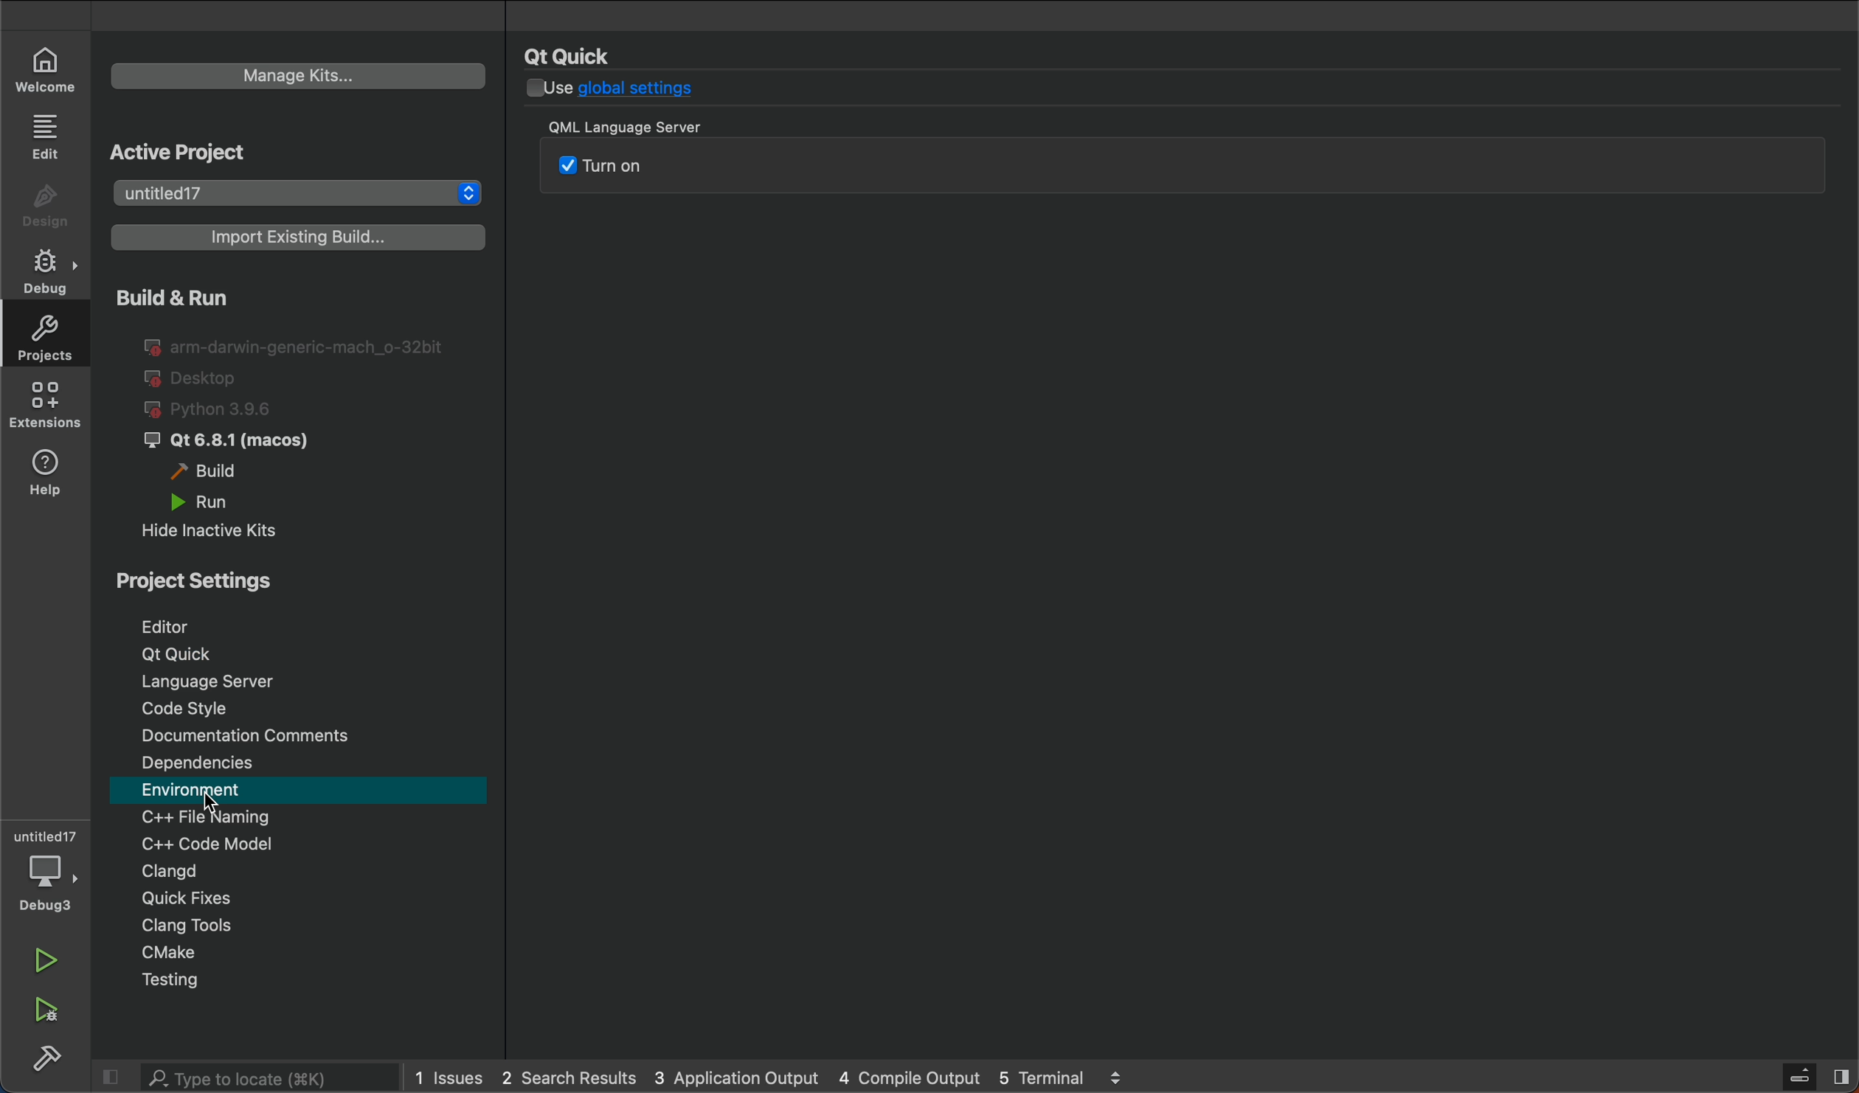 The height and width of the screenshot is (1093, 1859). Describe the element at coordinates (302, 843) in the screenshot. I see `code modal` at that location.